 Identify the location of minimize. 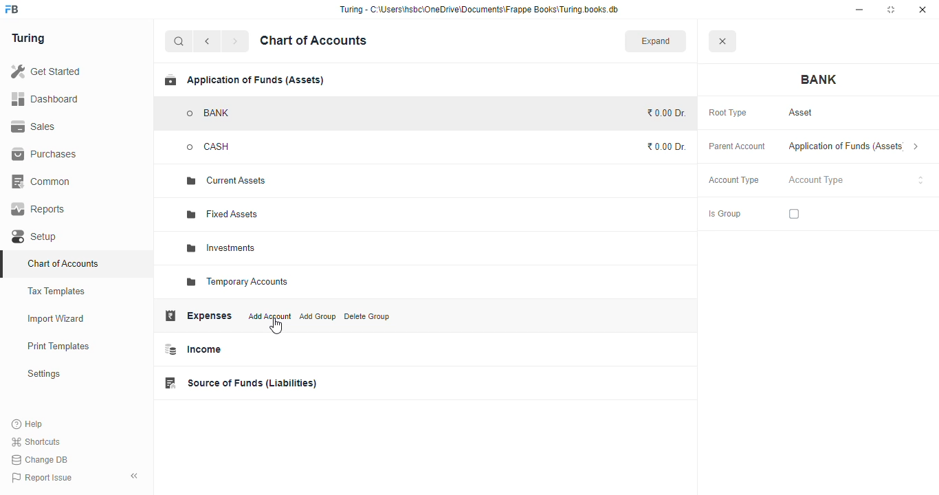
(859, 10).